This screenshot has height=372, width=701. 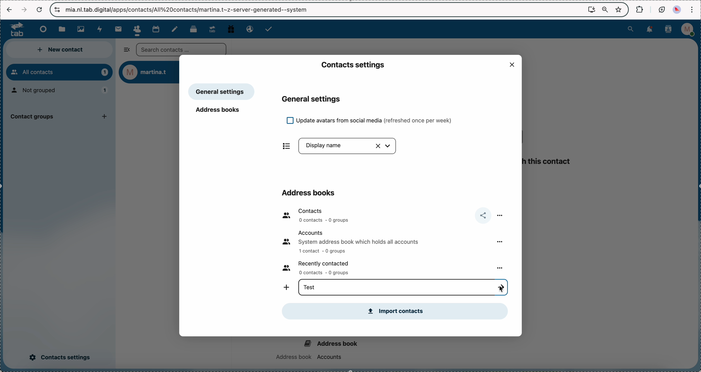 I want to click on user, so click(x=149, y=73).